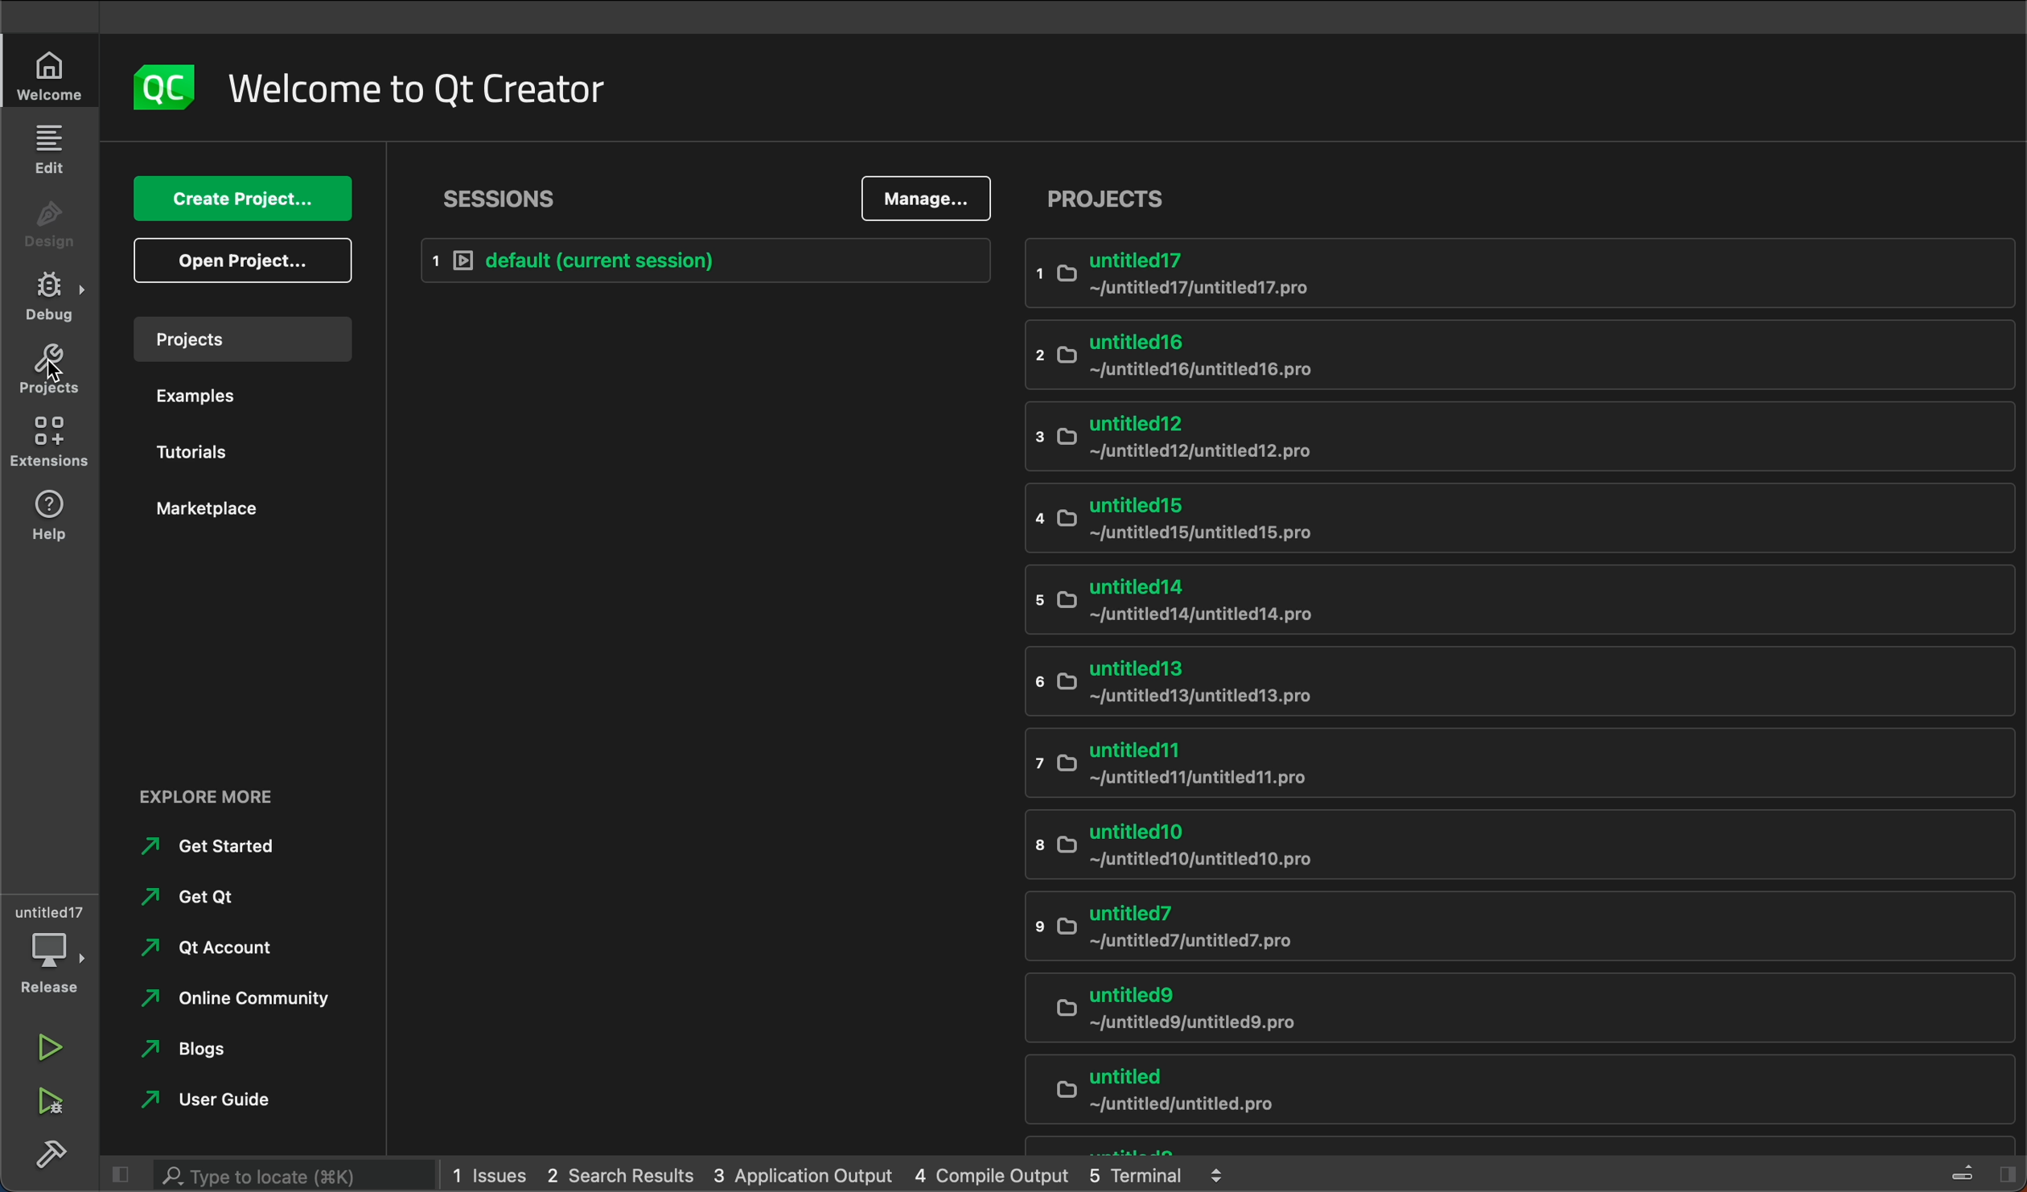 Image resolution: width=2027 pixels, height=1192 pixels. Describe the element at coordinates (1482, 931) in the screenshot. I see `untitled7` at that location.